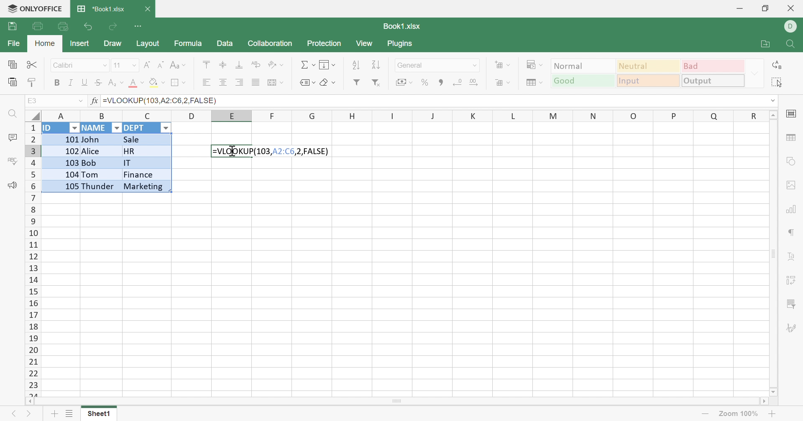 Image resolution: width=803 pixels, height=421 pixels. I want to click on 104, so click(61, 173).